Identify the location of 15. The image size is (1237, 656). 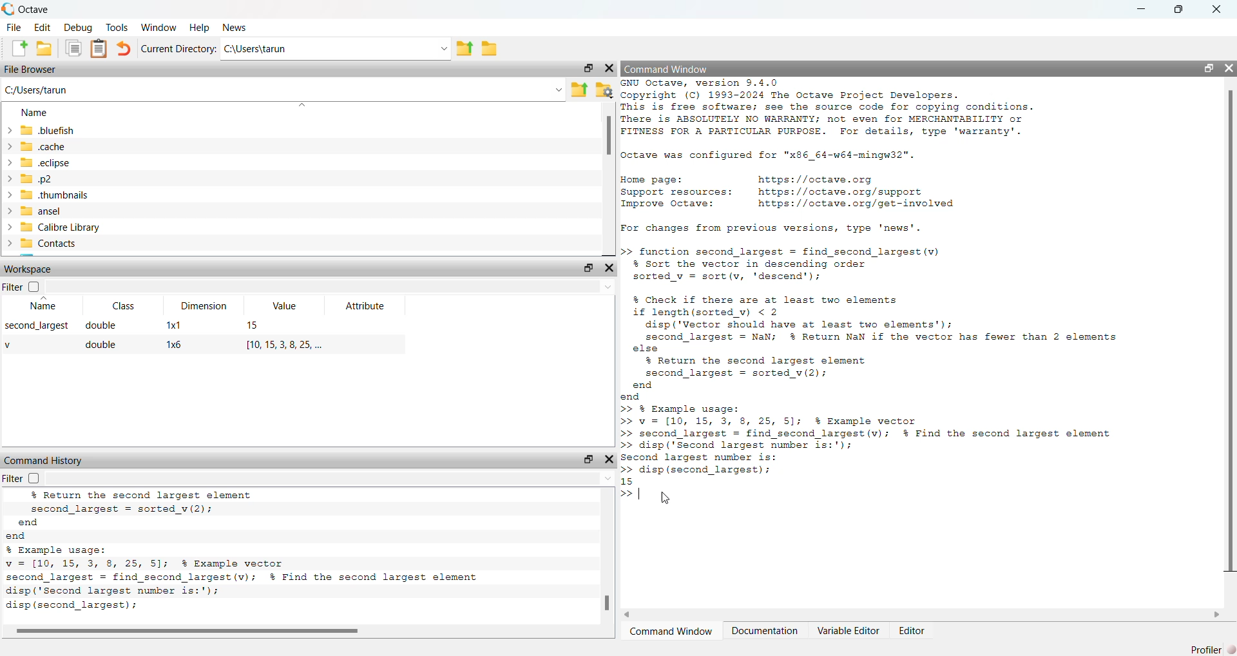
(254, 325).